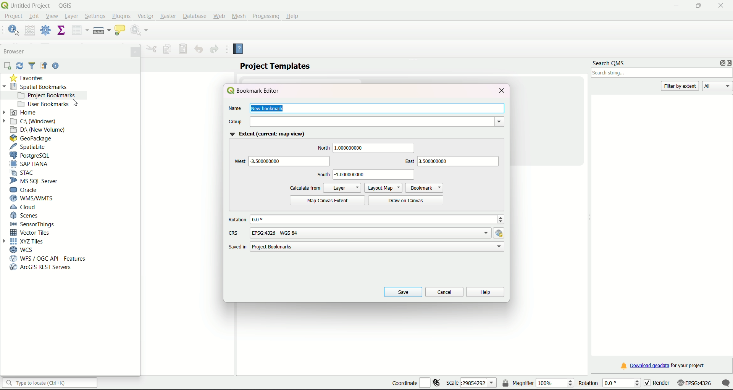 The width and height of the screenshot is (733, 390). What do you see at coordinates (134, 52) in the screenshot?
I see `Close` at bounding box center [134, 52].